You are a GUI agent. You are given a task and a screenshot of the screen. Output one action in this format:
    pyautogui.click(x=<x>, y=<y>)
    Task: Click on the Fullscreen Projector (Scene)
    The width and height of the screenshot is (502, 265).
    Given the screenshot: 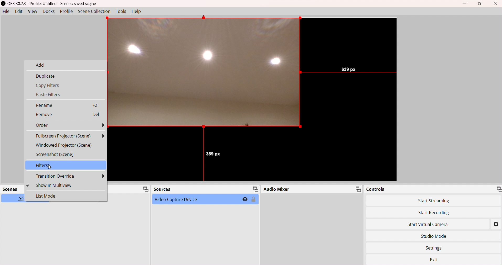 What is the action you would take?
    pyautogui.click(x=70, y=136)
    